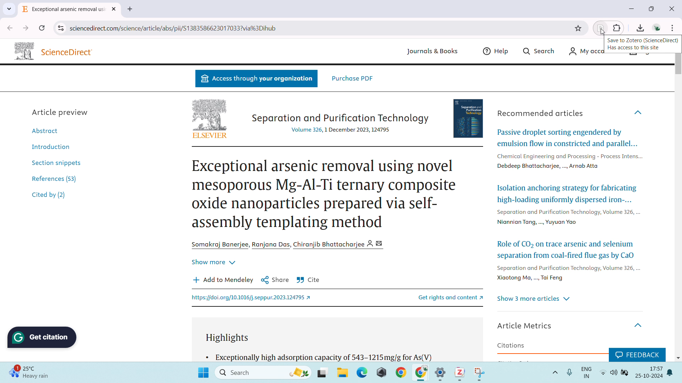  What do you see at coordinates (308, 280) in the screenshot?
I see `Cite` at bounding box center [308, 280].